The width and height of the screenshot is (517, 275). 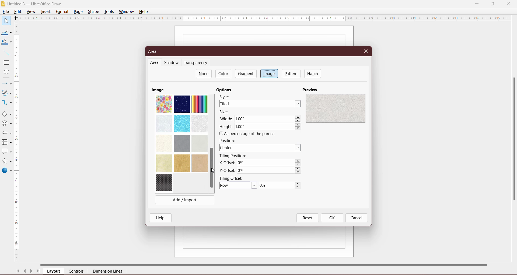 What do you see at coordinates (268, 119) in the screenshot?
I see `Select required width` at bounding box center [268, 119].